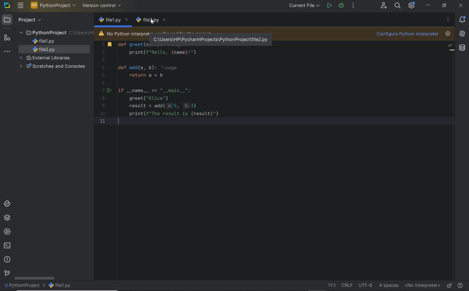  Describe the element at coordinates (444, 5) in the screenshot. I see `restore down` at that location.